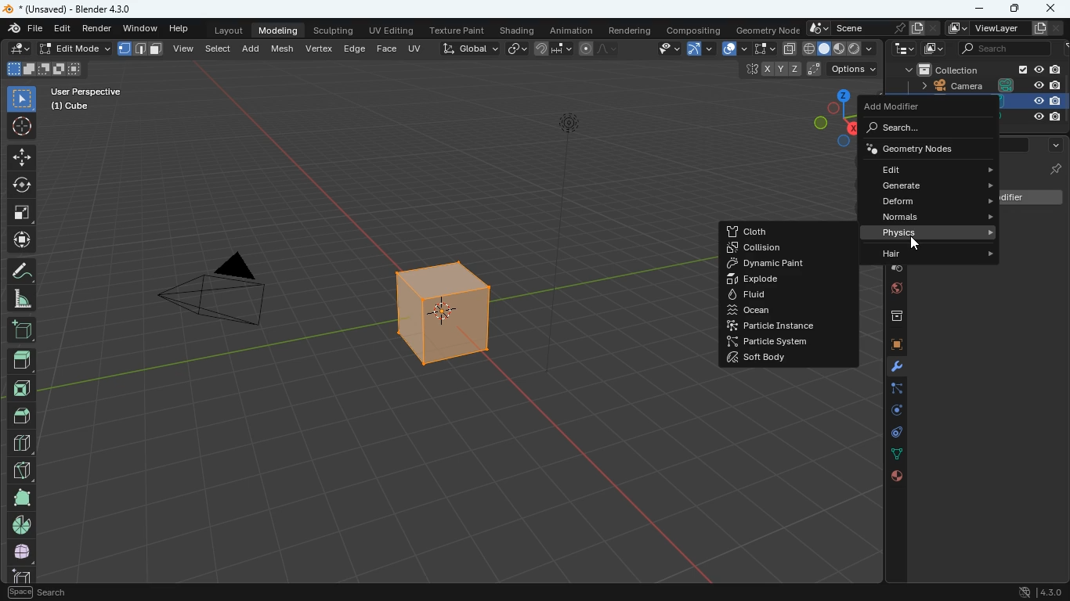 This screenshot has width=1070, height=601. Describe the element at coordinates (1041, 110) in the screenshot. I see `cube` at that location.